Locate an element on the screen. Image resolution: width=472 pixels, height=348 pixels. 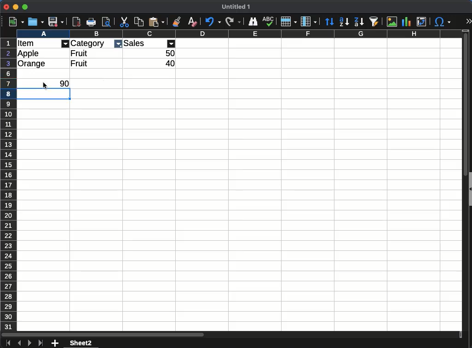
Untitled 1 - name is located at coordinates (236, 7).